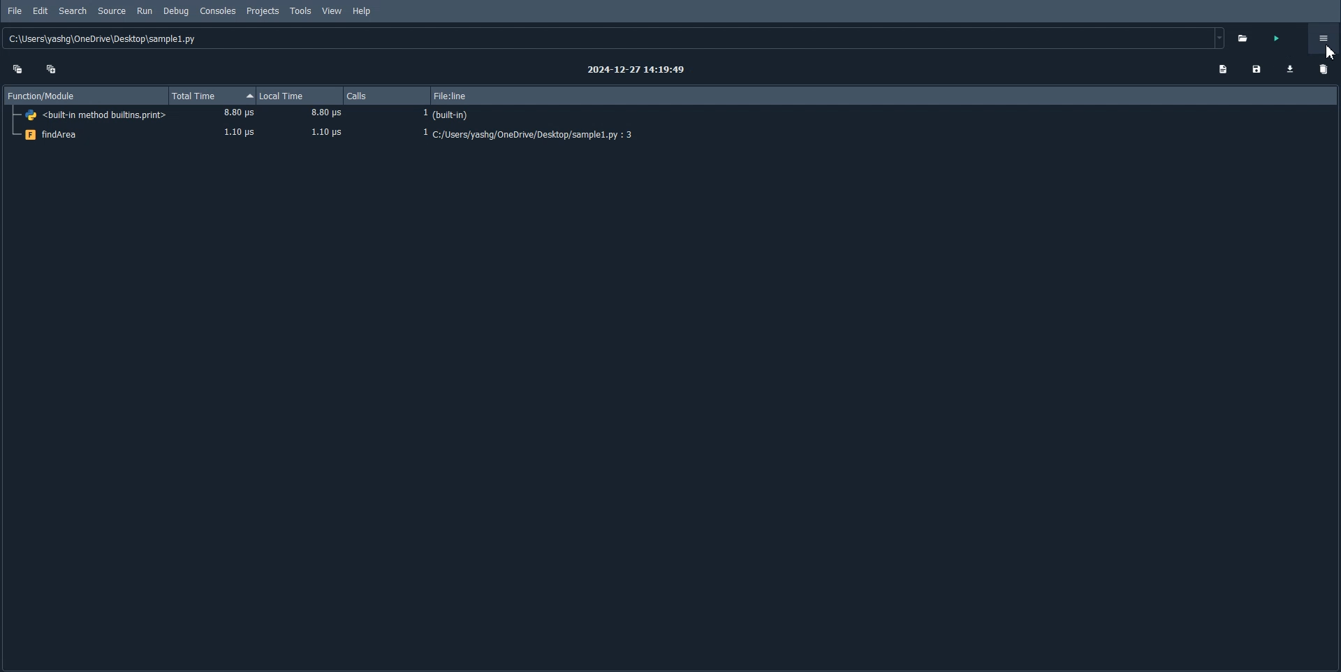 This screenshot has width=1341, height=672. I want to click on Projects, so click(262, 11).